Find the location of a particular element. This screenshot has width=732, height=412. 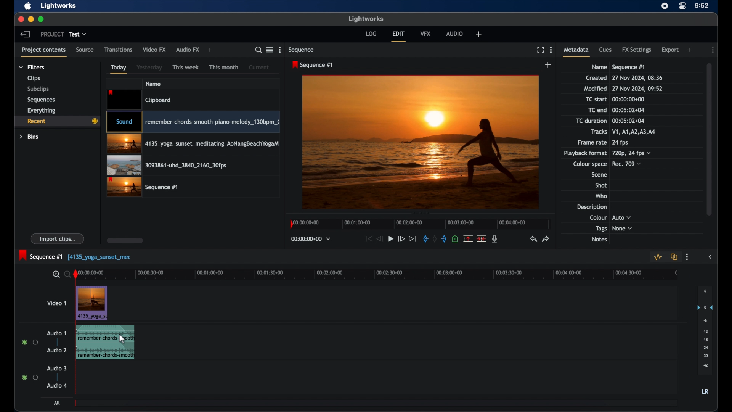

none is located at coordinates (623, 229).